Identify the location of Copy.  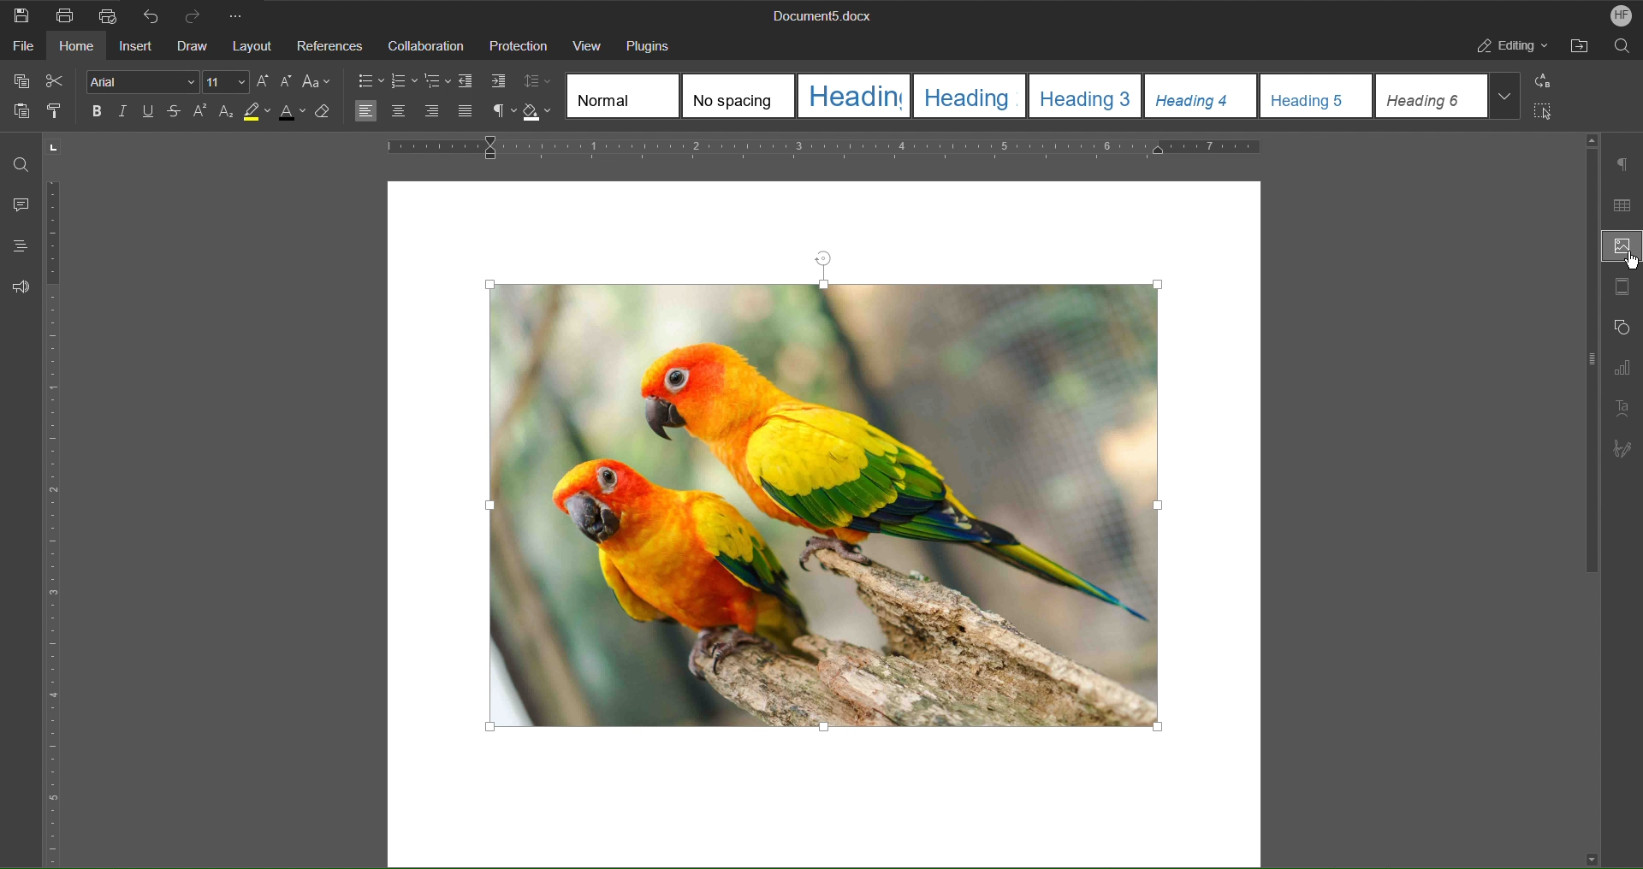
(20, 81).